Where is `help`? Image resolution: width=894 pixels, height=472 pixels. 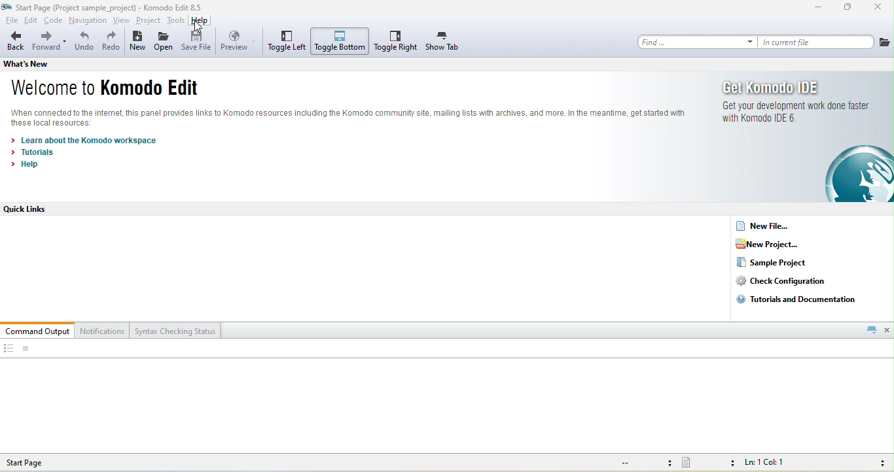
help is located at coordinates (29, 164).